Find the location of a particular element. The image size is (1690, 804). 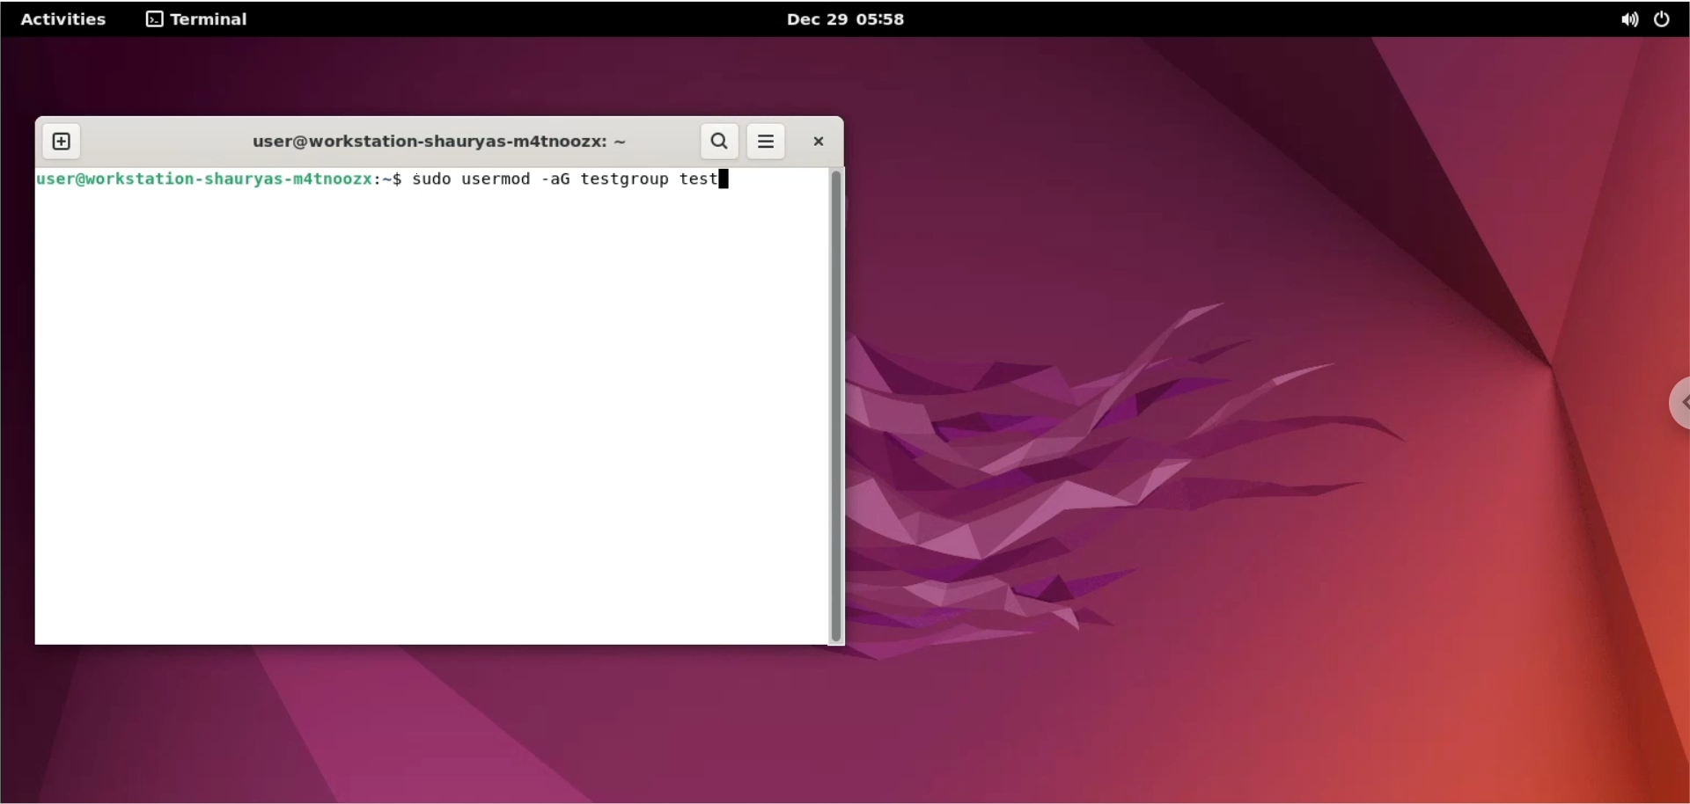

scrollbar navigation is located at coordinates (841, 407).